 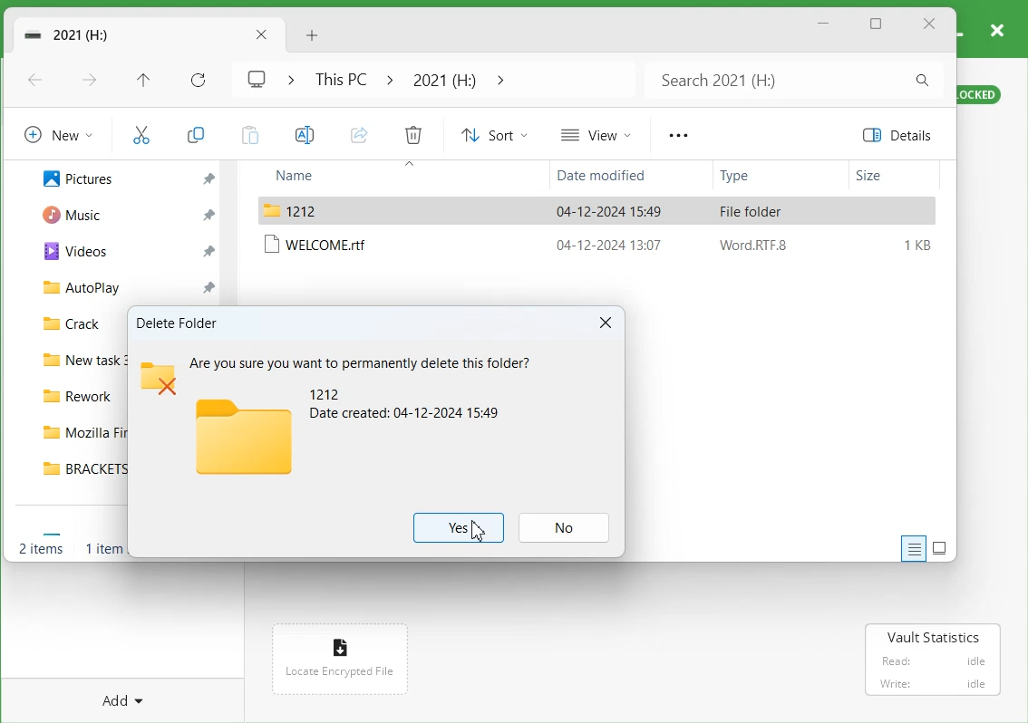 I want to click on 1212 Date created: 04-12-2024 15:49, so click(x=407, y=404).